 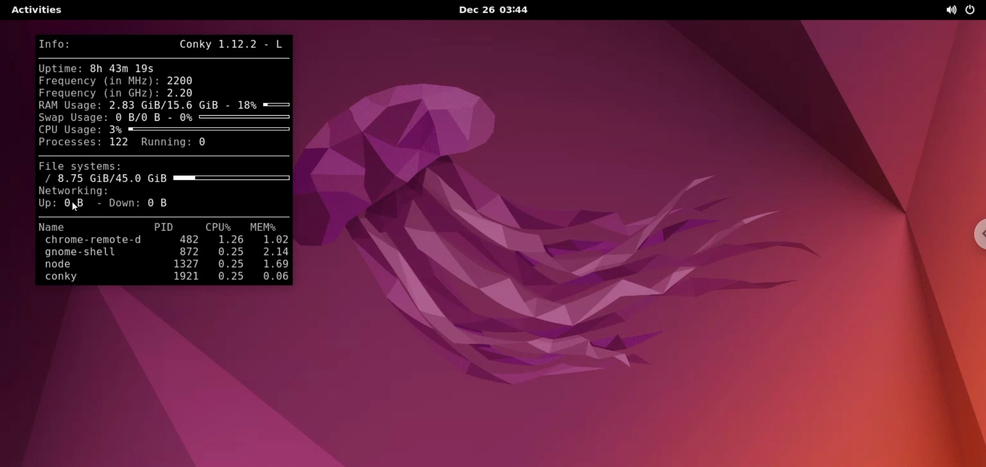 What do you see at coordinates (59, 44) in the screenshot?
I see `Info:` at bounding box center [59, 44].